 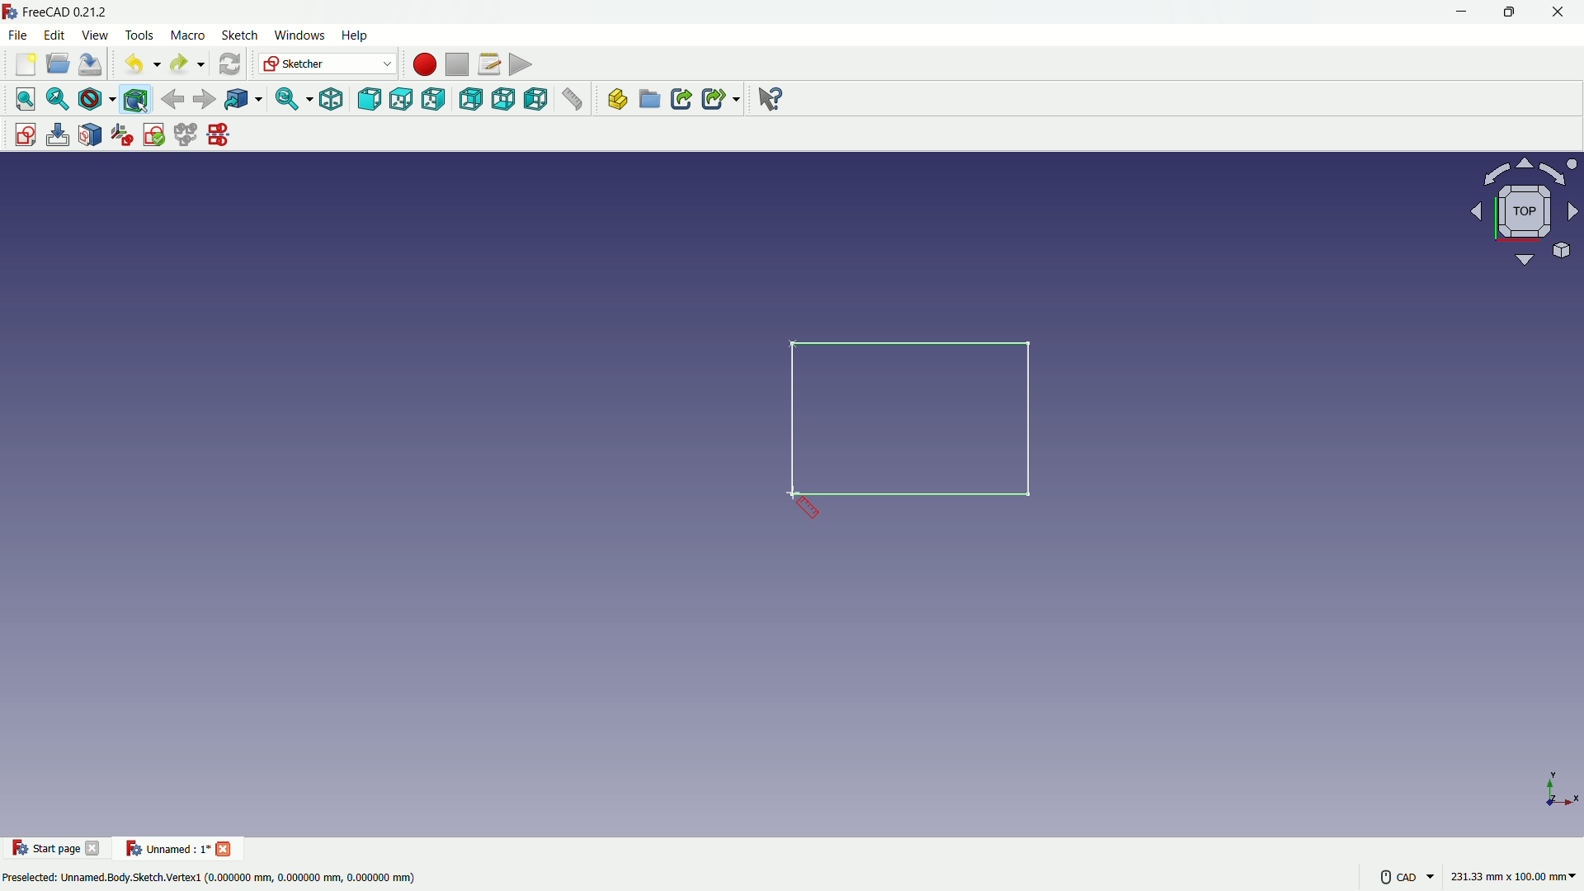 What do you see at coordinates (299, 35) in the screenshot?
I see `windows menu` at bounding box center [299, 35].